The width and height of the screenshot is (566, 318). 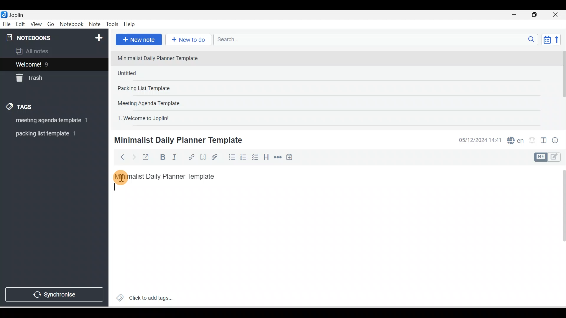 I want to click on Maximise, so click(x=537, y=15).